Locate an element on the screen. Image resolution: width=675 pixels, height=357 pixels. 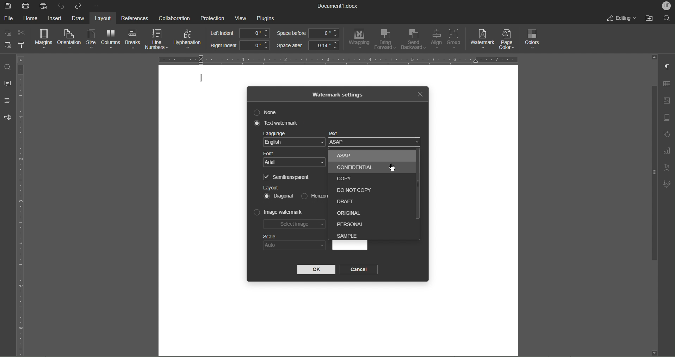
Bring Forward is located at coordinates (385, 39).